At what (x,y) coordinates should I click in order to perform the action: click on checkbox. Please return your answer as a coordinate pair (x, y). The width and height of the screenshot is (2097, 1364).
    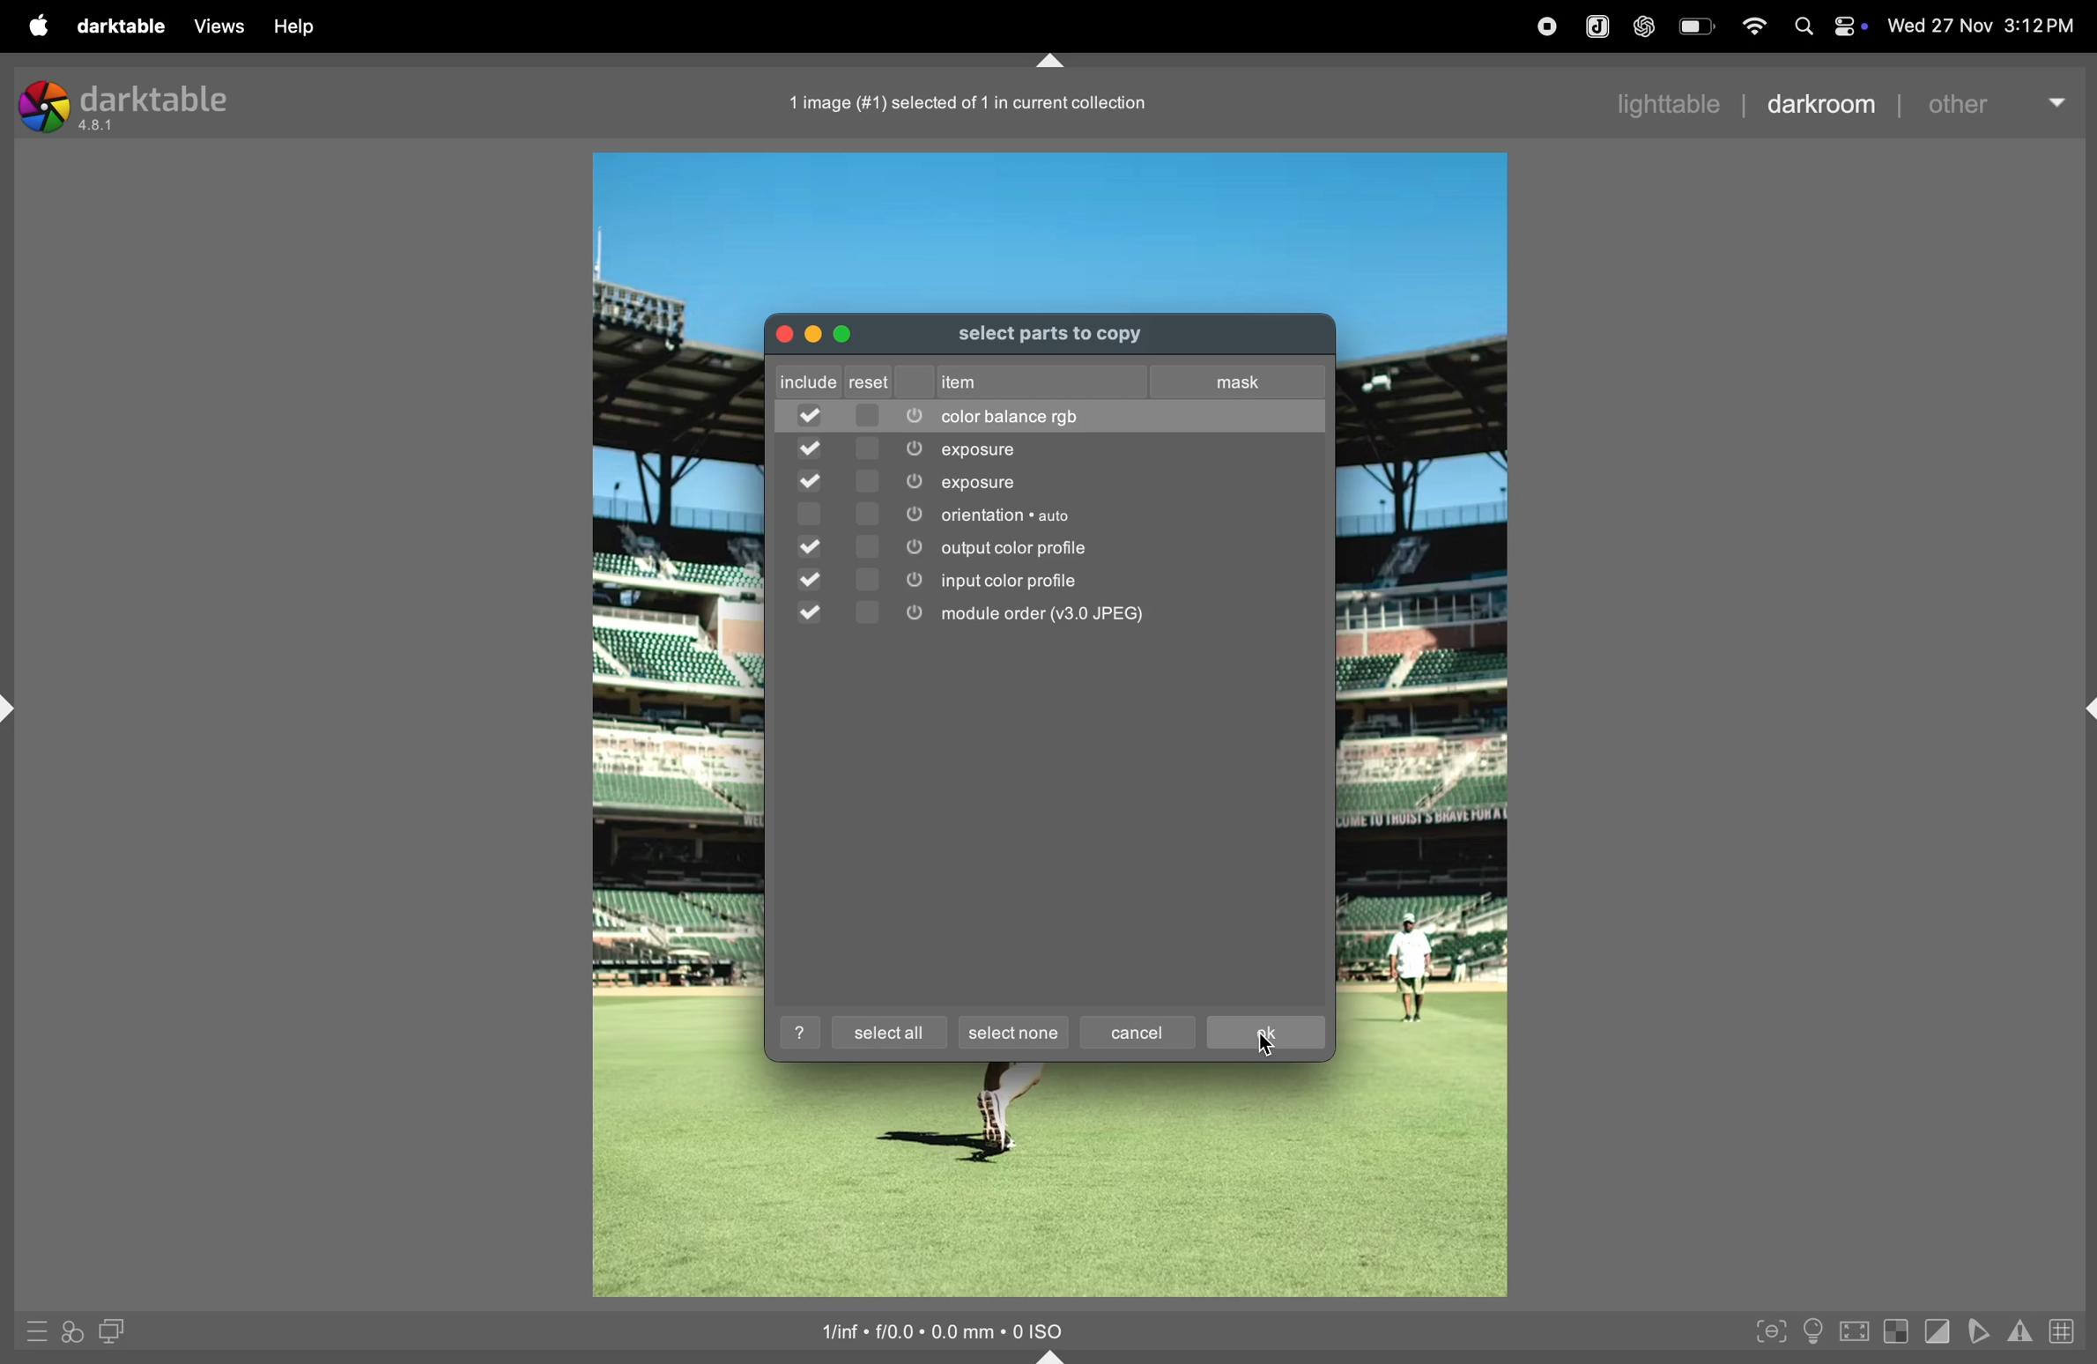
    Looking at the image, I should click on (811, 612).